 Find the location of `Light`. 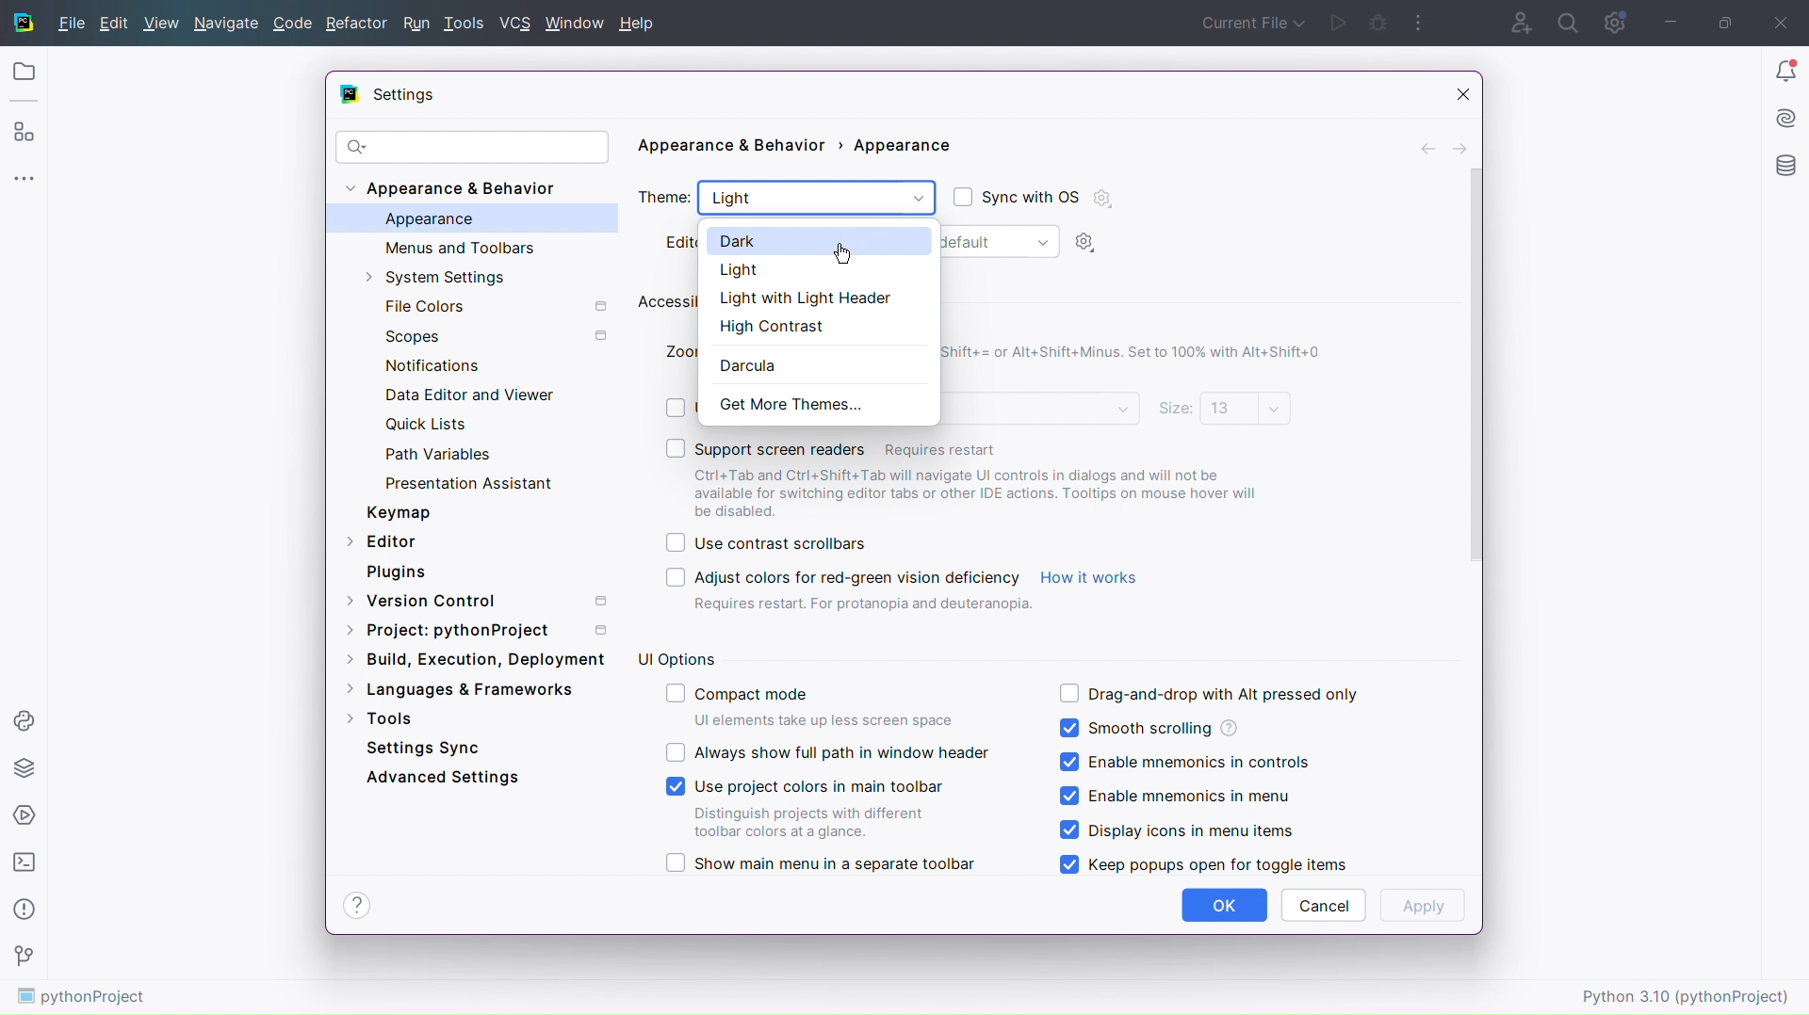

Light is located at coordinates (820, 273).